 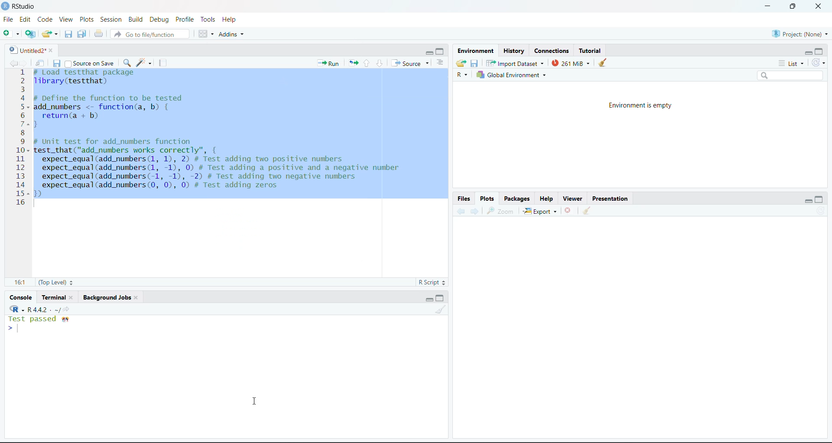 I want to click on Forward, so click(x=474, y=210).